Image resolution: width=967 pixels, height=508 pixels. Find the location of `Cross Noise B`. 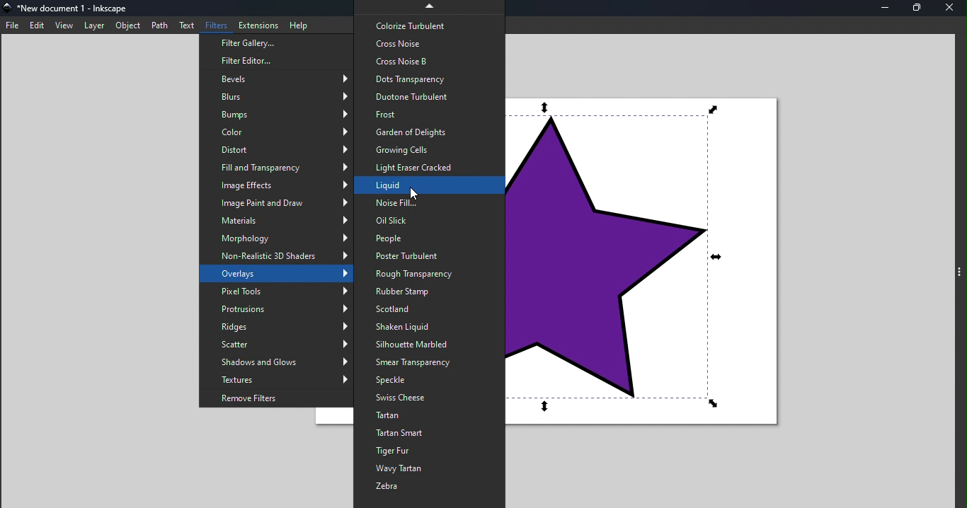

Cross Noise B is located at coordinates (430, 62).